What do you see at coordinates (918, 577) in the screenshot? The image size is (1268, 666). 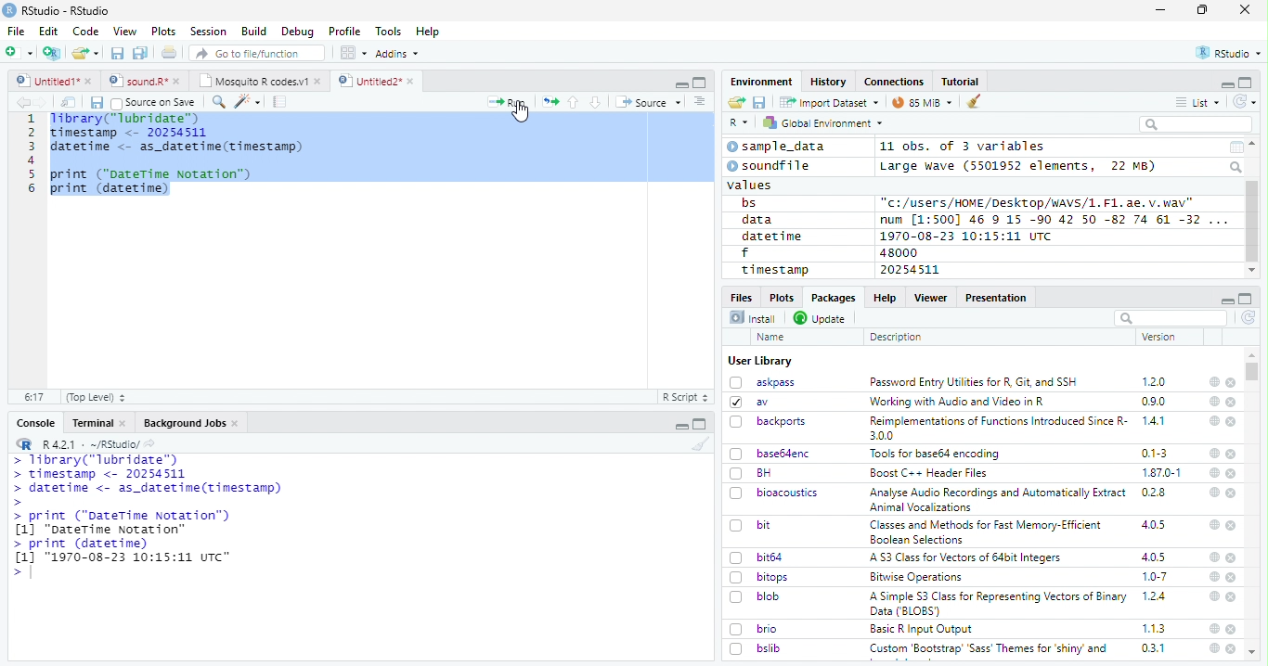 I see `Bitwise Operations` at bounding box center [918, 577].